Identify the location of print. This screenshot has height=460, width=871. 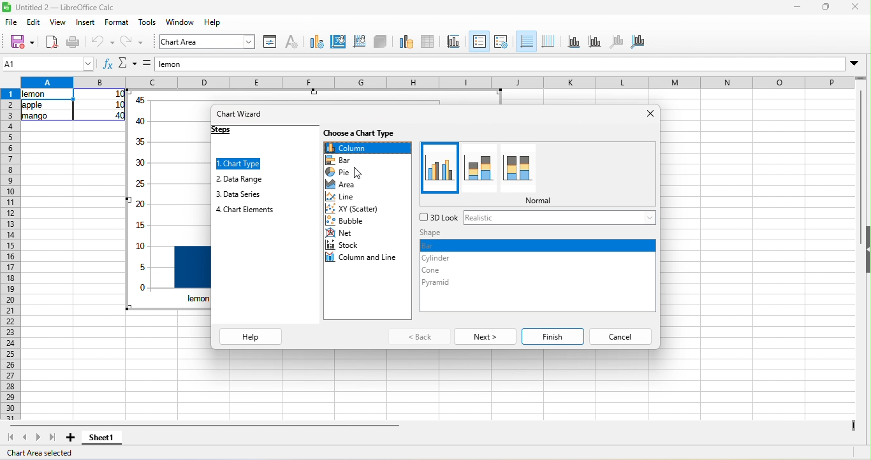
(75, 41).